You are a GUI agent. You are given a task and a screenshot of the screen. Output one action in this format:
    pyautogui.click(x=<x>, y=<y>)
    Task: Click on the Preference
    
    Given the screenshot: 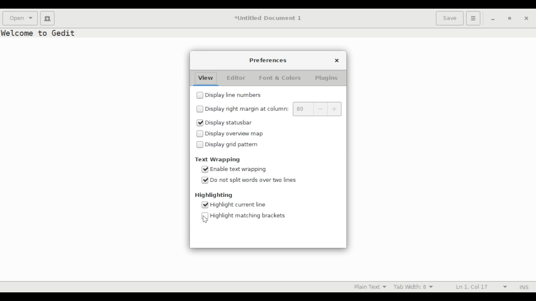 What is the action you would take?
    pyautogui.click(x=270, y=60)
    